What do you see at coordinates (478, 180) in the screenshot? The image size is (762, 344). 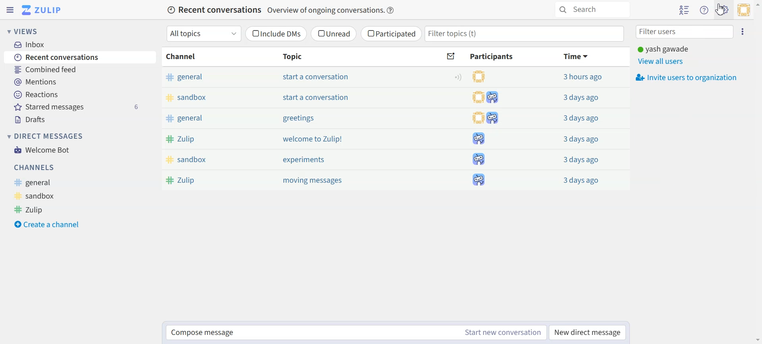 I see `participants` at bounding box center [478, 180].